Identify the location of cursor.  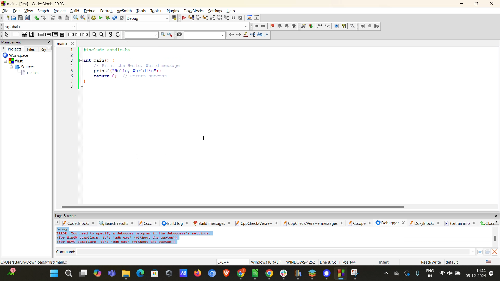
(204, 138).